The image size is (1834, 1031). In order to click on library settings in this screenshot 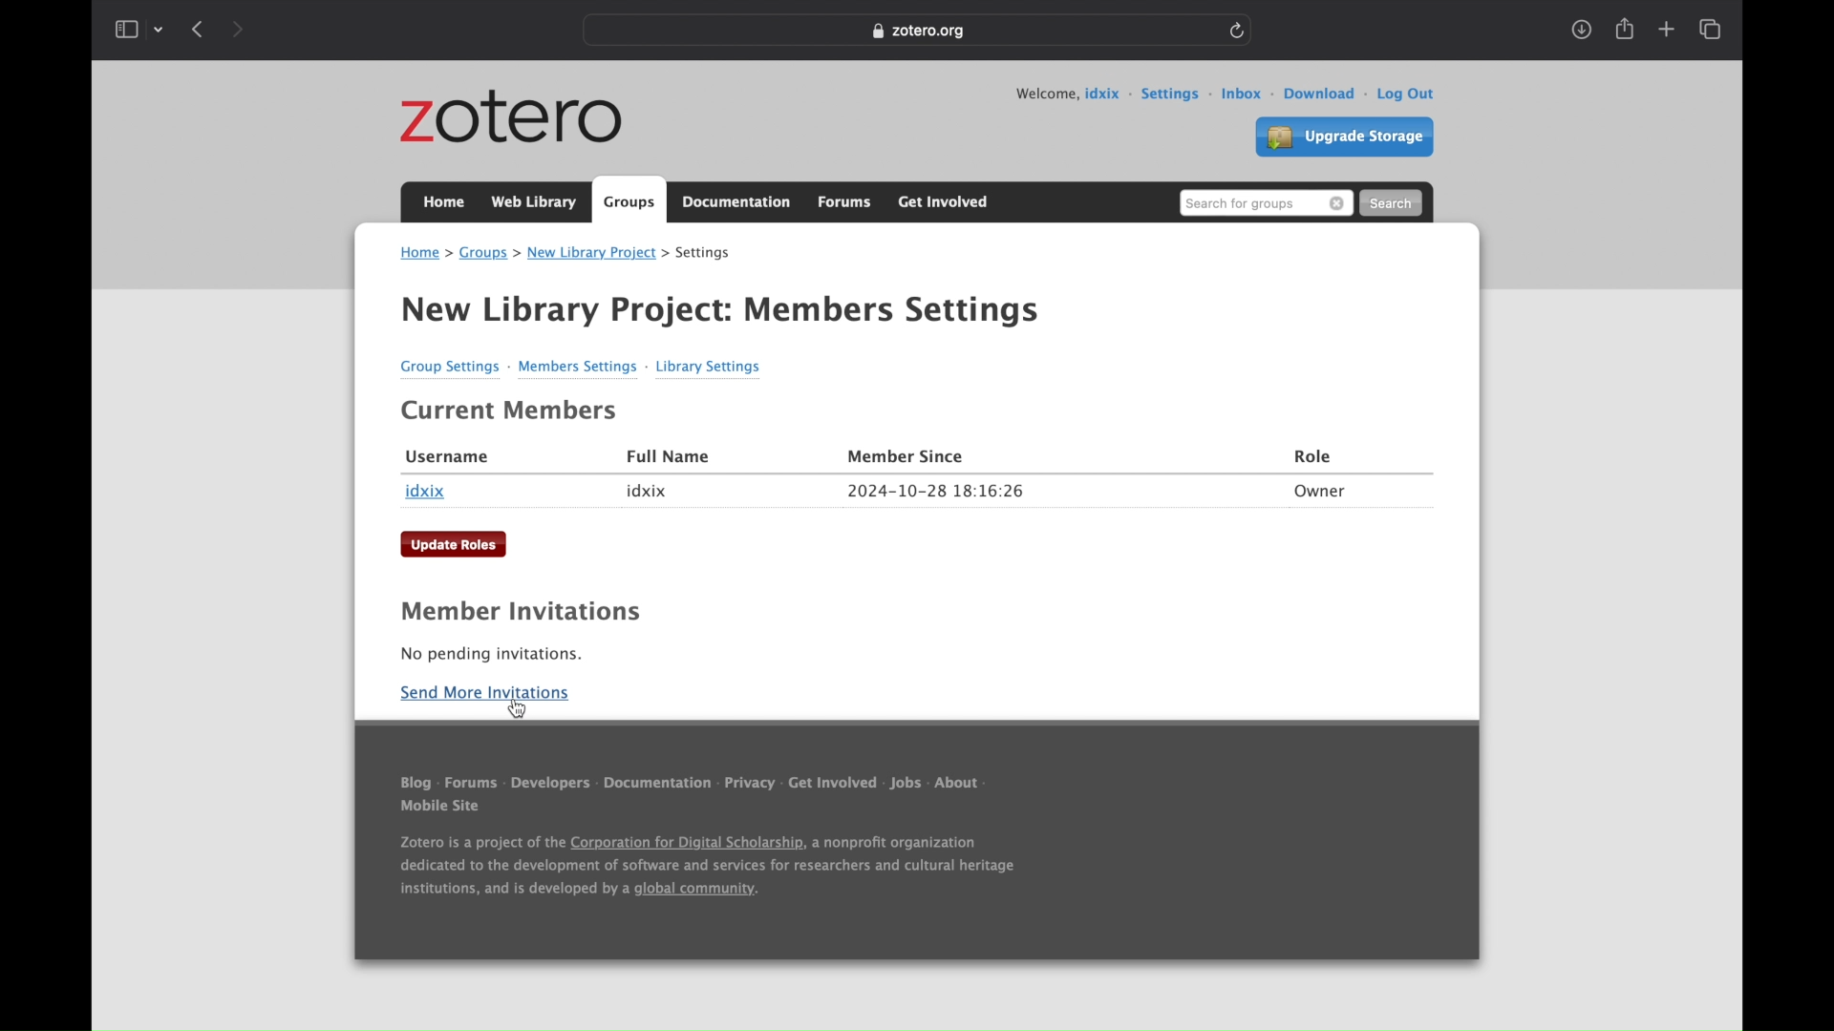, I will do `click(710, 366)`.